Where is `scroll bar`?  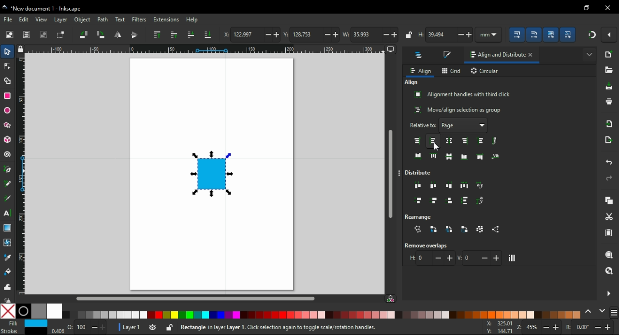
scroll bar is located at coordinates (202, 298).